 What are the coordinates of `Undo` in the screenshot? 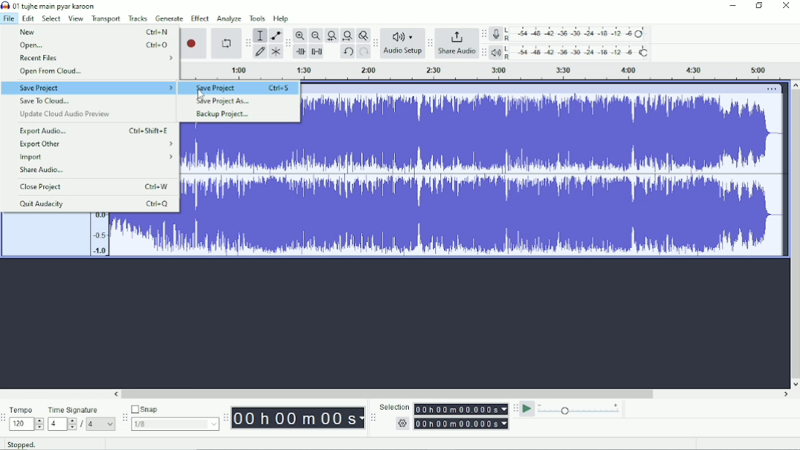 It's located at (348, 52).